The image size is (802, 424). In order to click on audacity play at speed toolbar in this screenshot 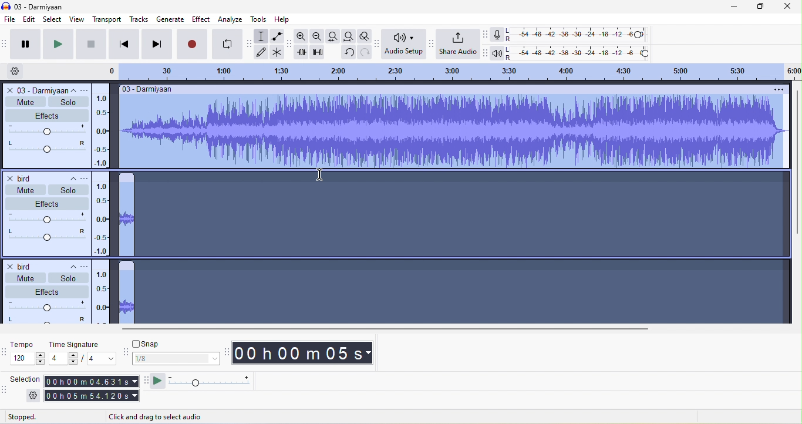, I will do `click(146, 381)`.